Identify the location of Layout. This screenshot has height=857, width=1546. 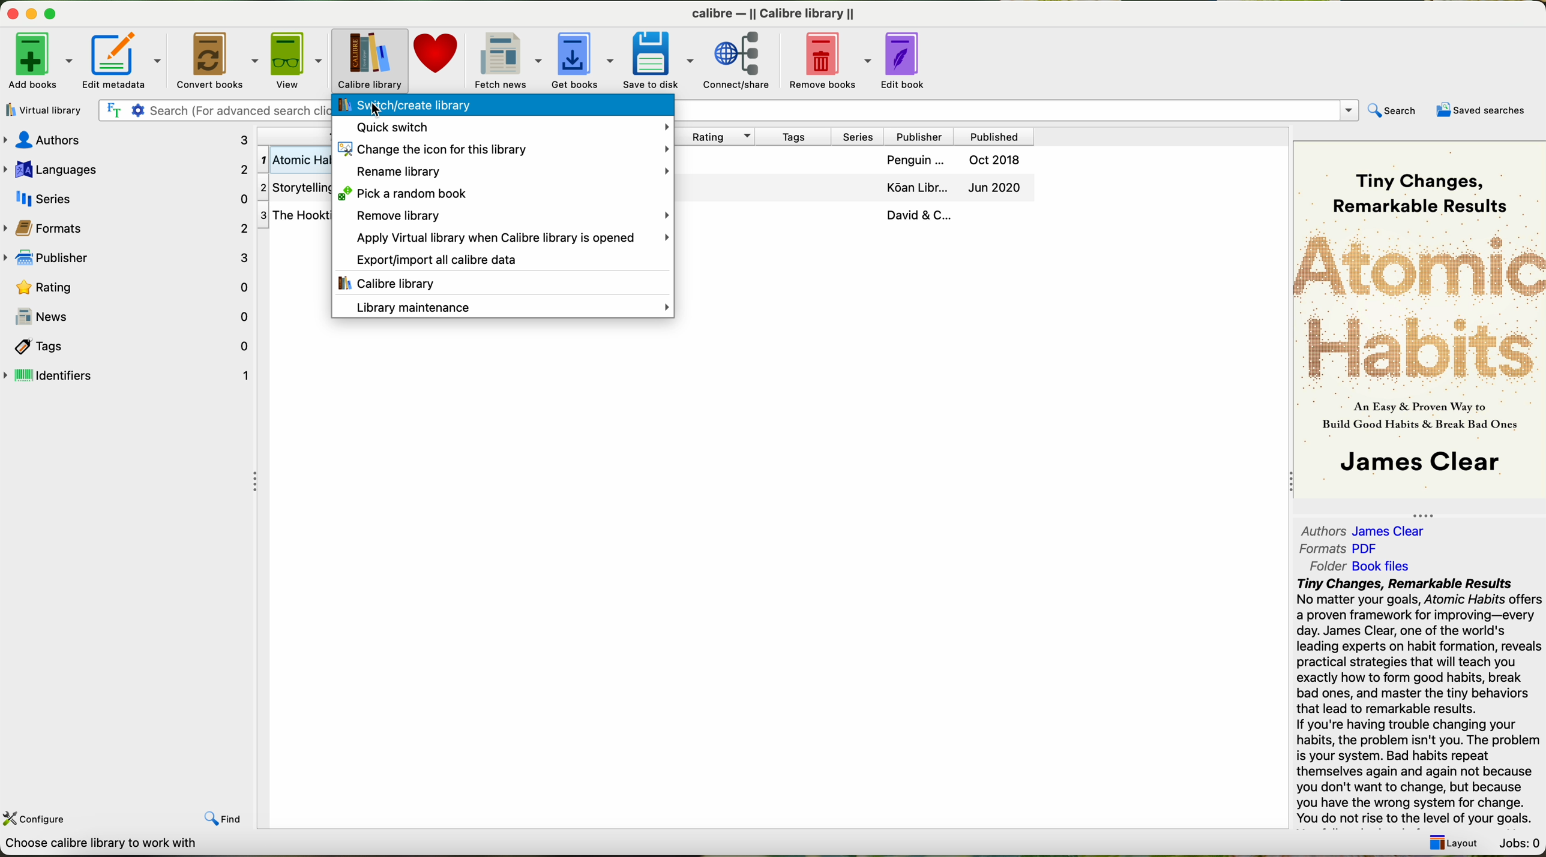
(1450, 839).